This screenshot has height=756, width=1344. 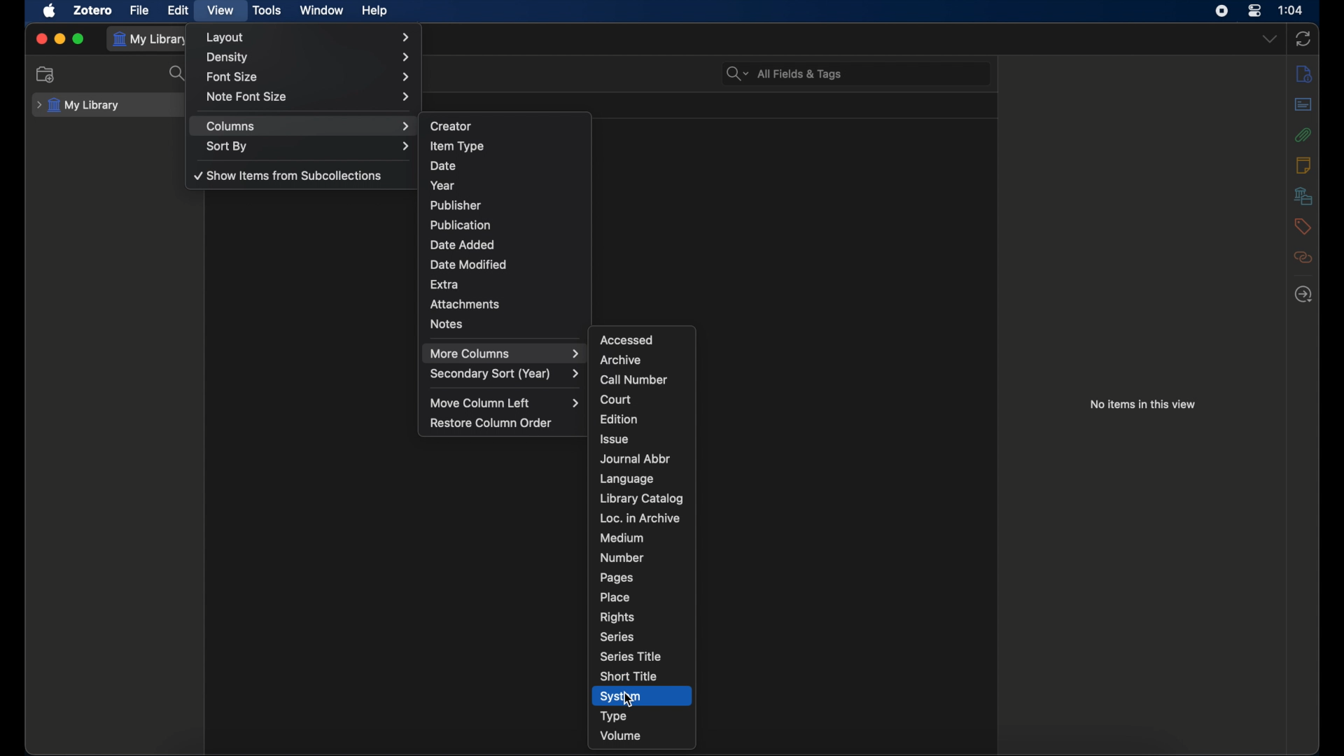 I want to click on sort by, so click(x=307, y=146).